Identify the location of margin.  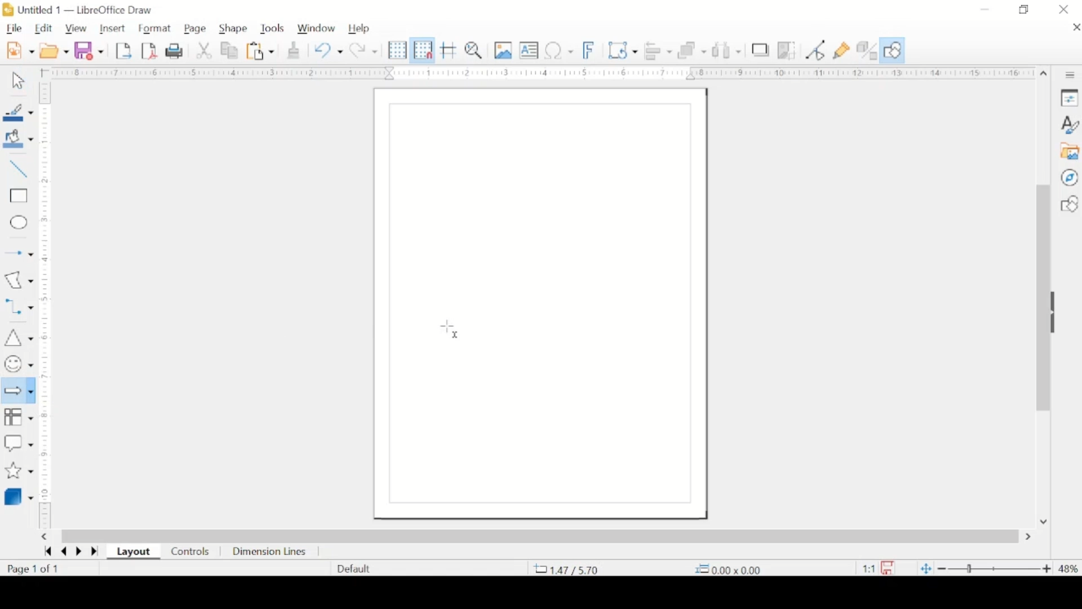
(47, 241).